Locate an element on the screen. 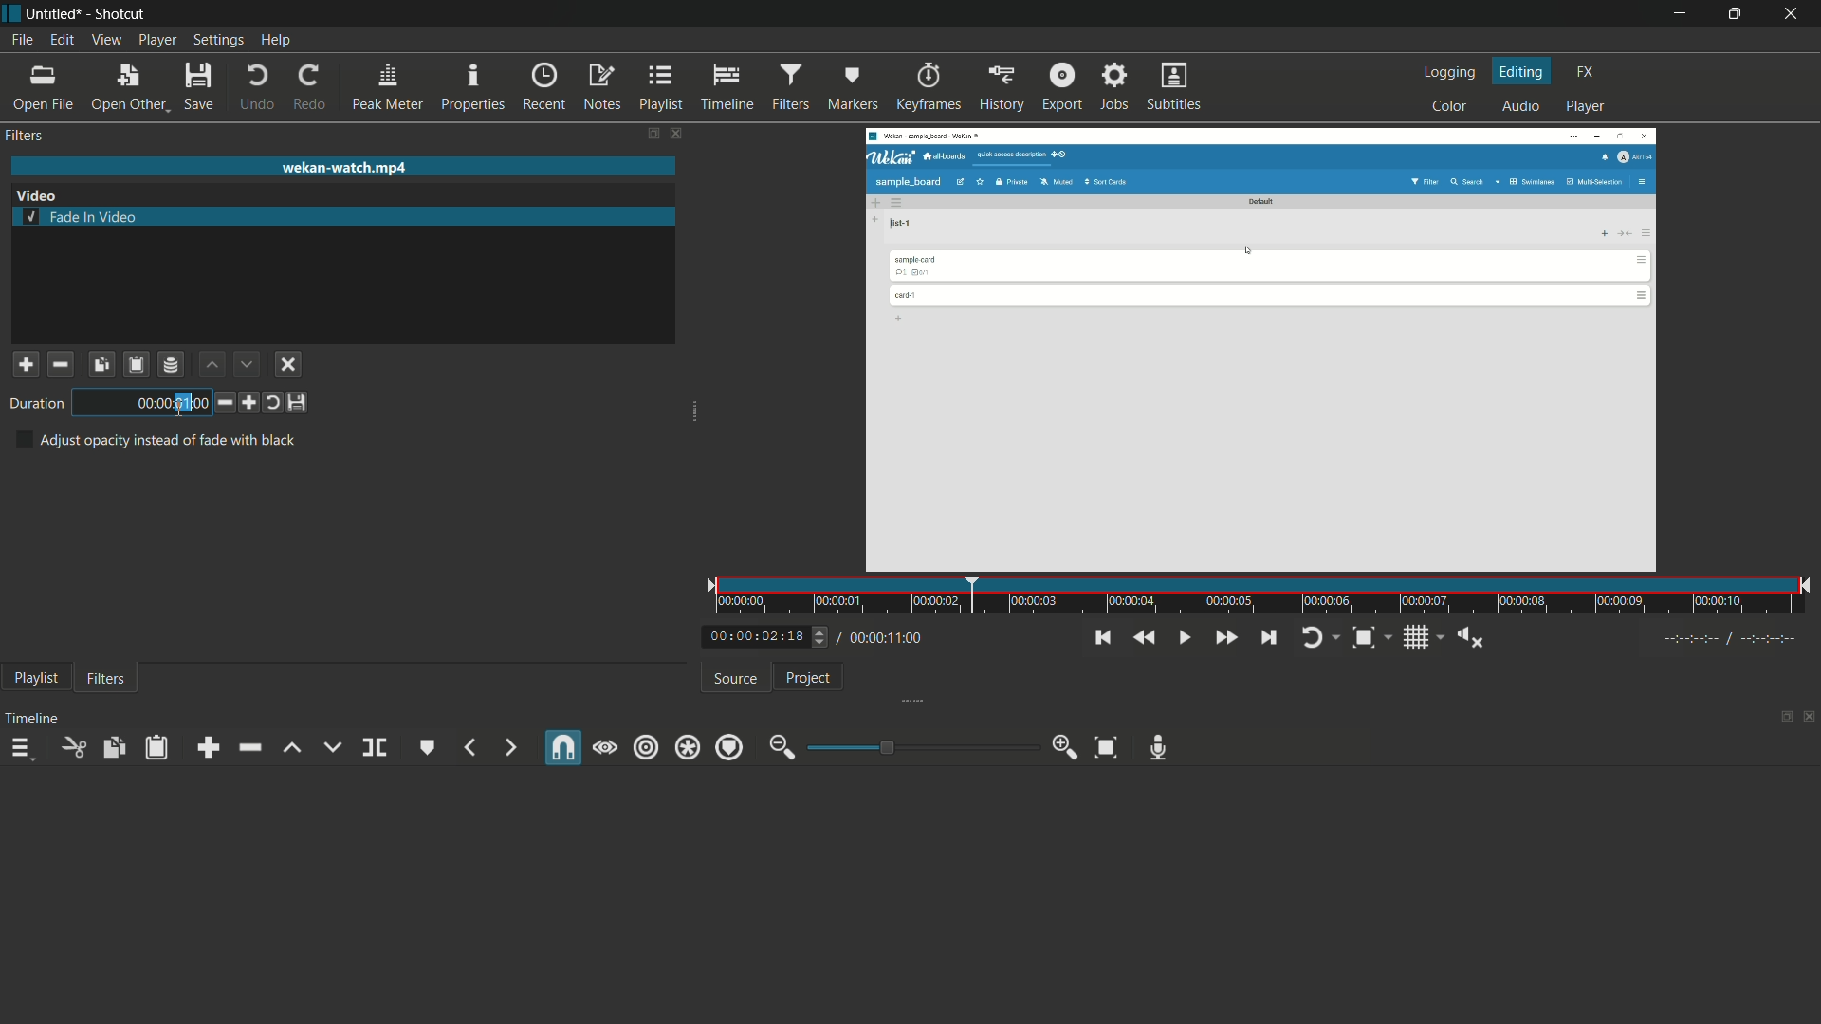 This screenshot has width=1821, height=1024. video is located at coordinates (37, 195).